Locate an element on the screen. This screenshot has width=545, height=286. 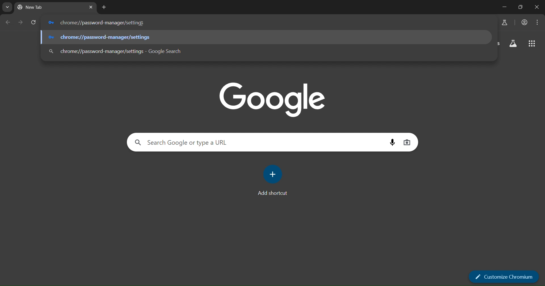
Google is located at coordinates (273, 99).